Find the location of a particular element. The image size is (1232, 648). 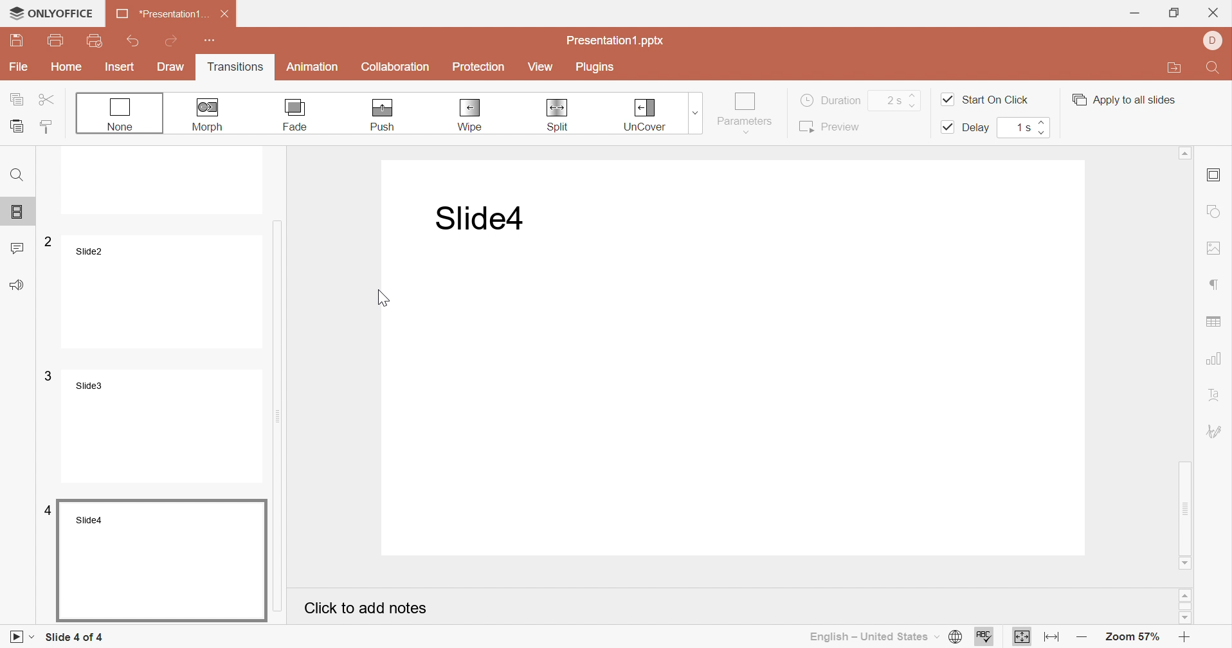

Start on click is located at coordinates (985, 98).